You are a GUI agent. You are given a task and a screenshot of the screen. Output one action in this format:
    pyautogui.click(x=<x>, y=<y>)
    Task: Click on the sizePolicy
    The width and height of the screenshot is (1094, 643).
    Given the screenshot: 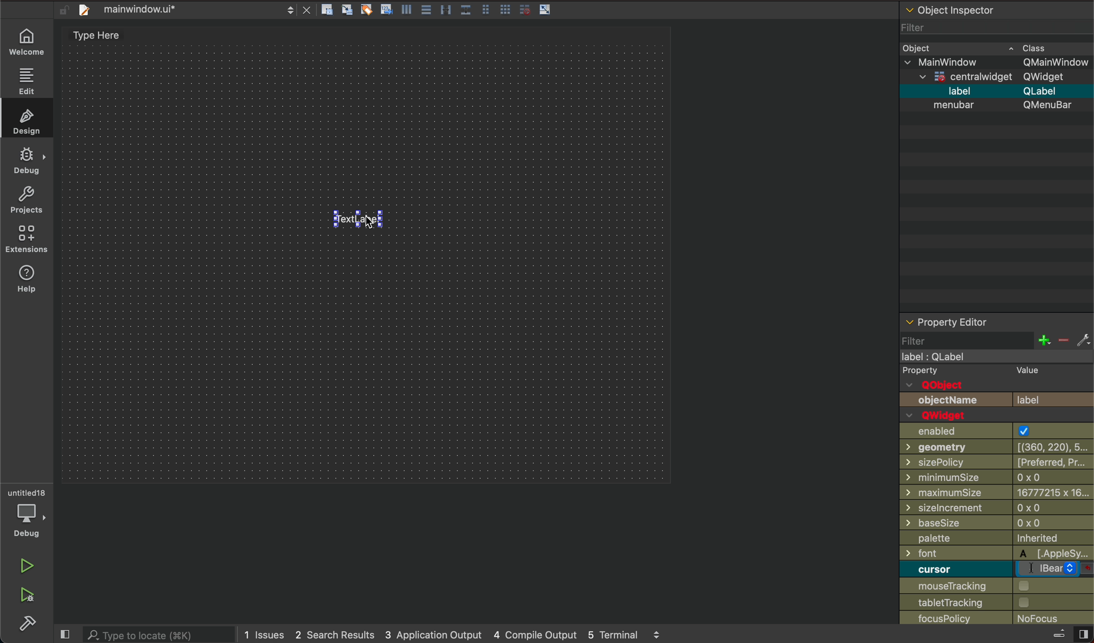 What is the action you would take?
    pyautogui.click(x=952, y=462)
    